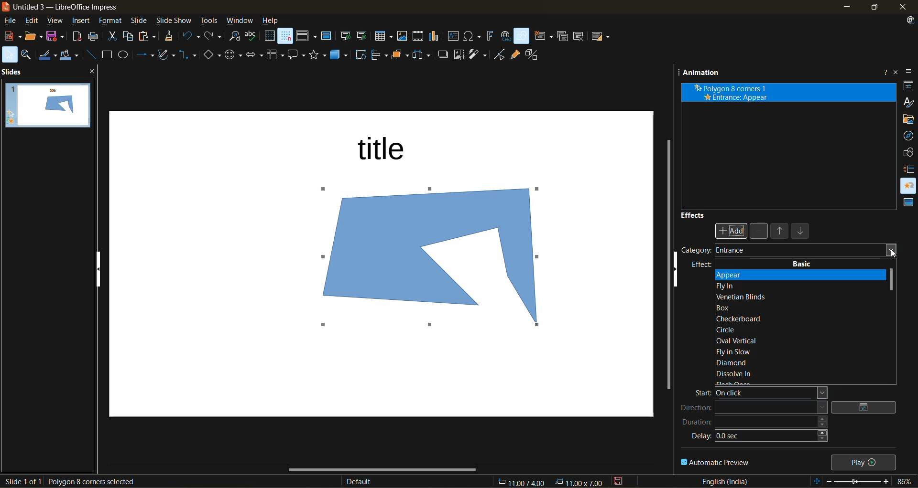 Image resolution: width=918 pixels, height=488 pixels. What do you see at coordinates (55, 22) in the screenshot?
I see `view` at bounding box center [55, 22].